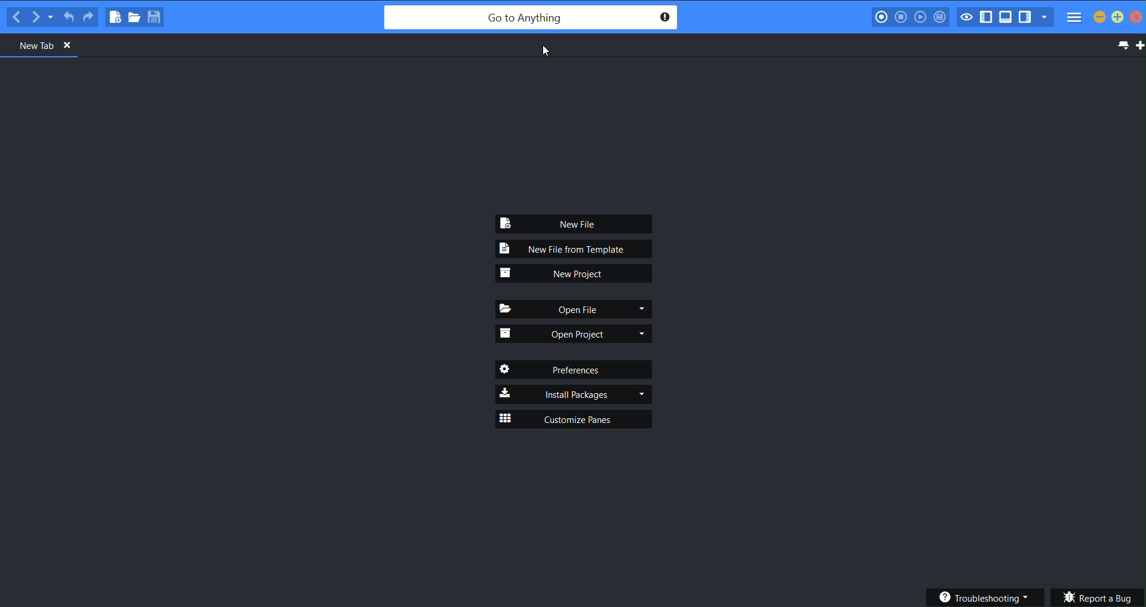 The height and width of the screenshot is (607, 1146). What do you see at coordinates (531, 17) in the screenshot?
I see `search bar` at bounding box center [531, 17].